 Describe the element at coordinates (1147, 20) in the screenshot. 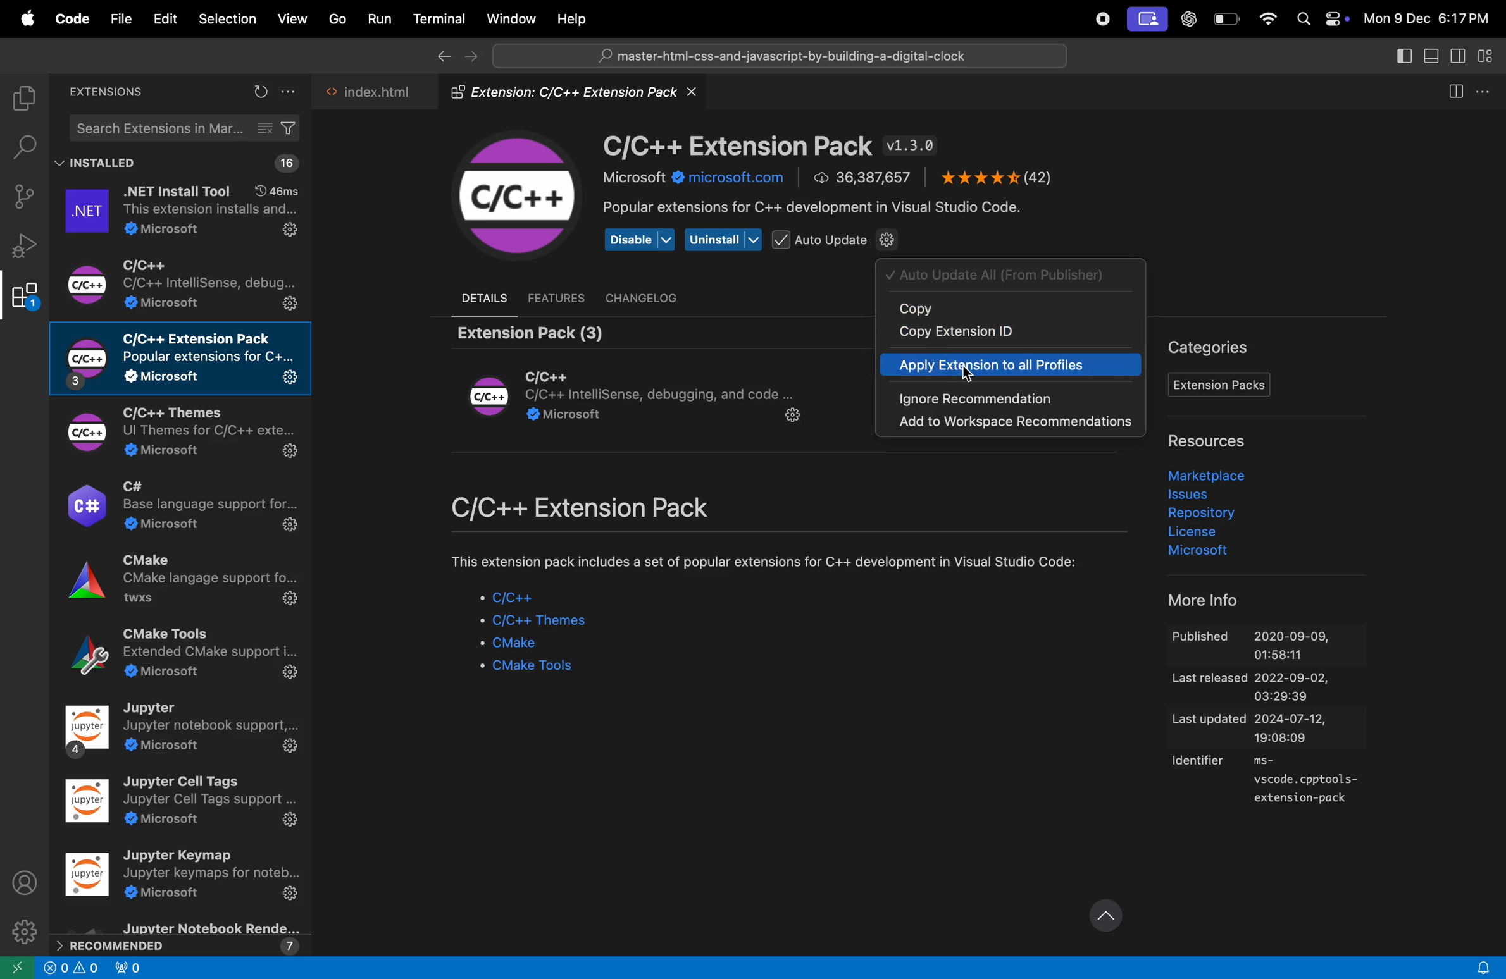

I see `screen ui` at that location.